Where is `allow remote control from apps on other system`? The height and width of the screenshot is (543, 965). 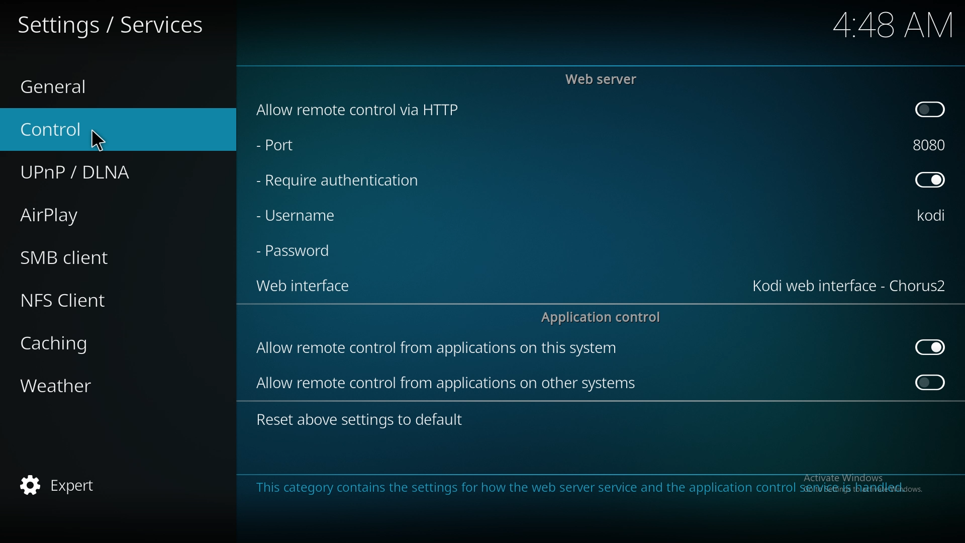
allow remote control from apps on other system is located at coordinates (451, 385).